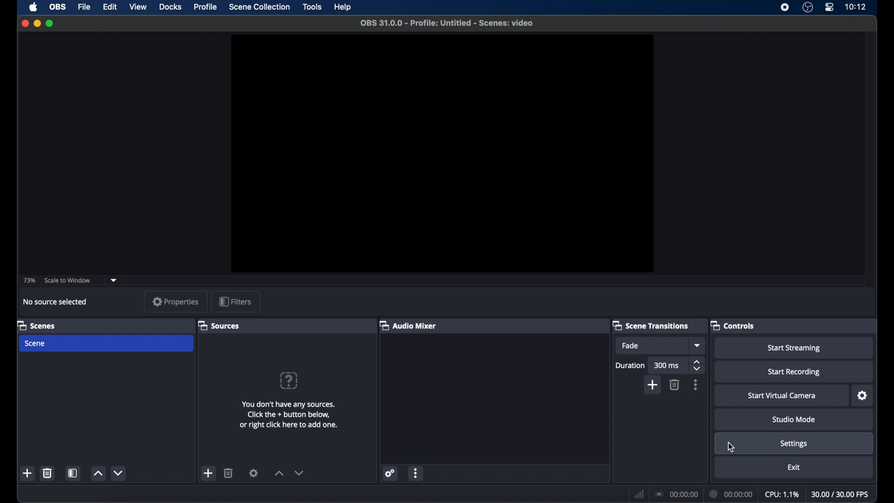 The width and height of the screenshot is (894, 503). What do you see at coordinates (47, 474) in the screenshot?
I see `delete` at bounding box center [47, 474].